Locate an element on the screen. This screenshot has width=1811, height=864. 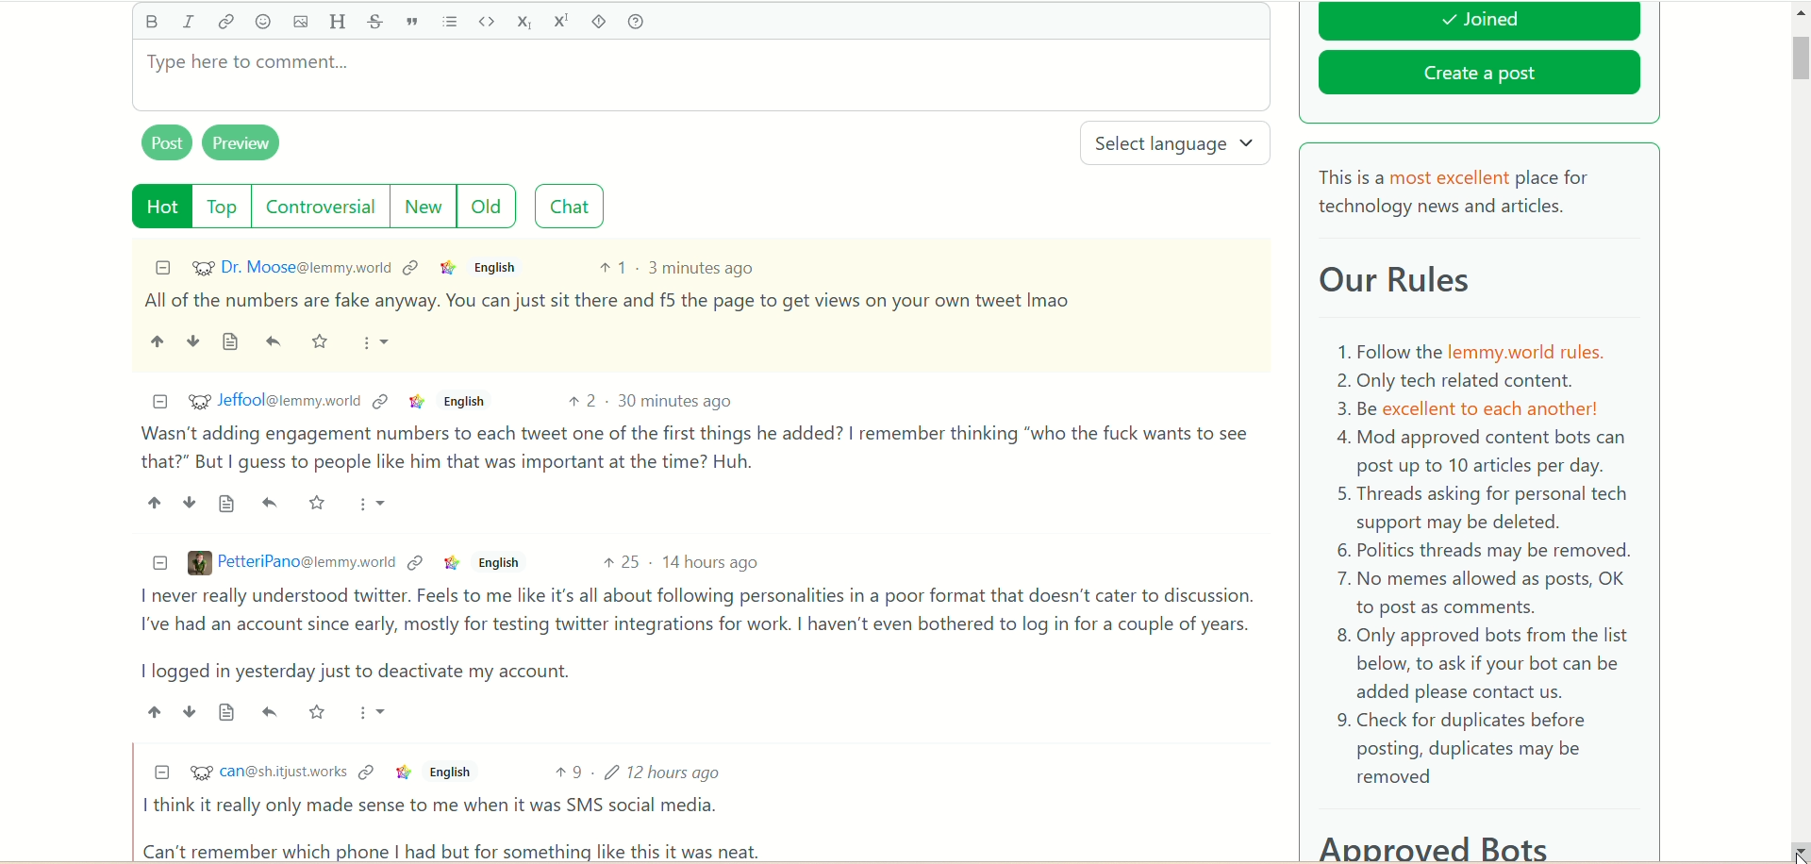
hot is located at coordinates (163, 207).